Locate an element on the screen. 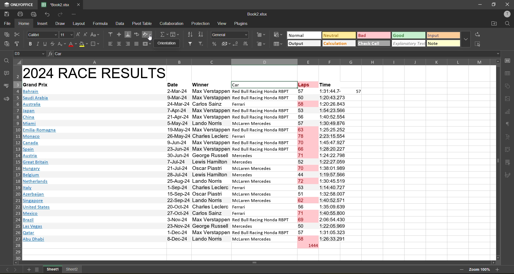  comments is located at coordinates (5, 73).